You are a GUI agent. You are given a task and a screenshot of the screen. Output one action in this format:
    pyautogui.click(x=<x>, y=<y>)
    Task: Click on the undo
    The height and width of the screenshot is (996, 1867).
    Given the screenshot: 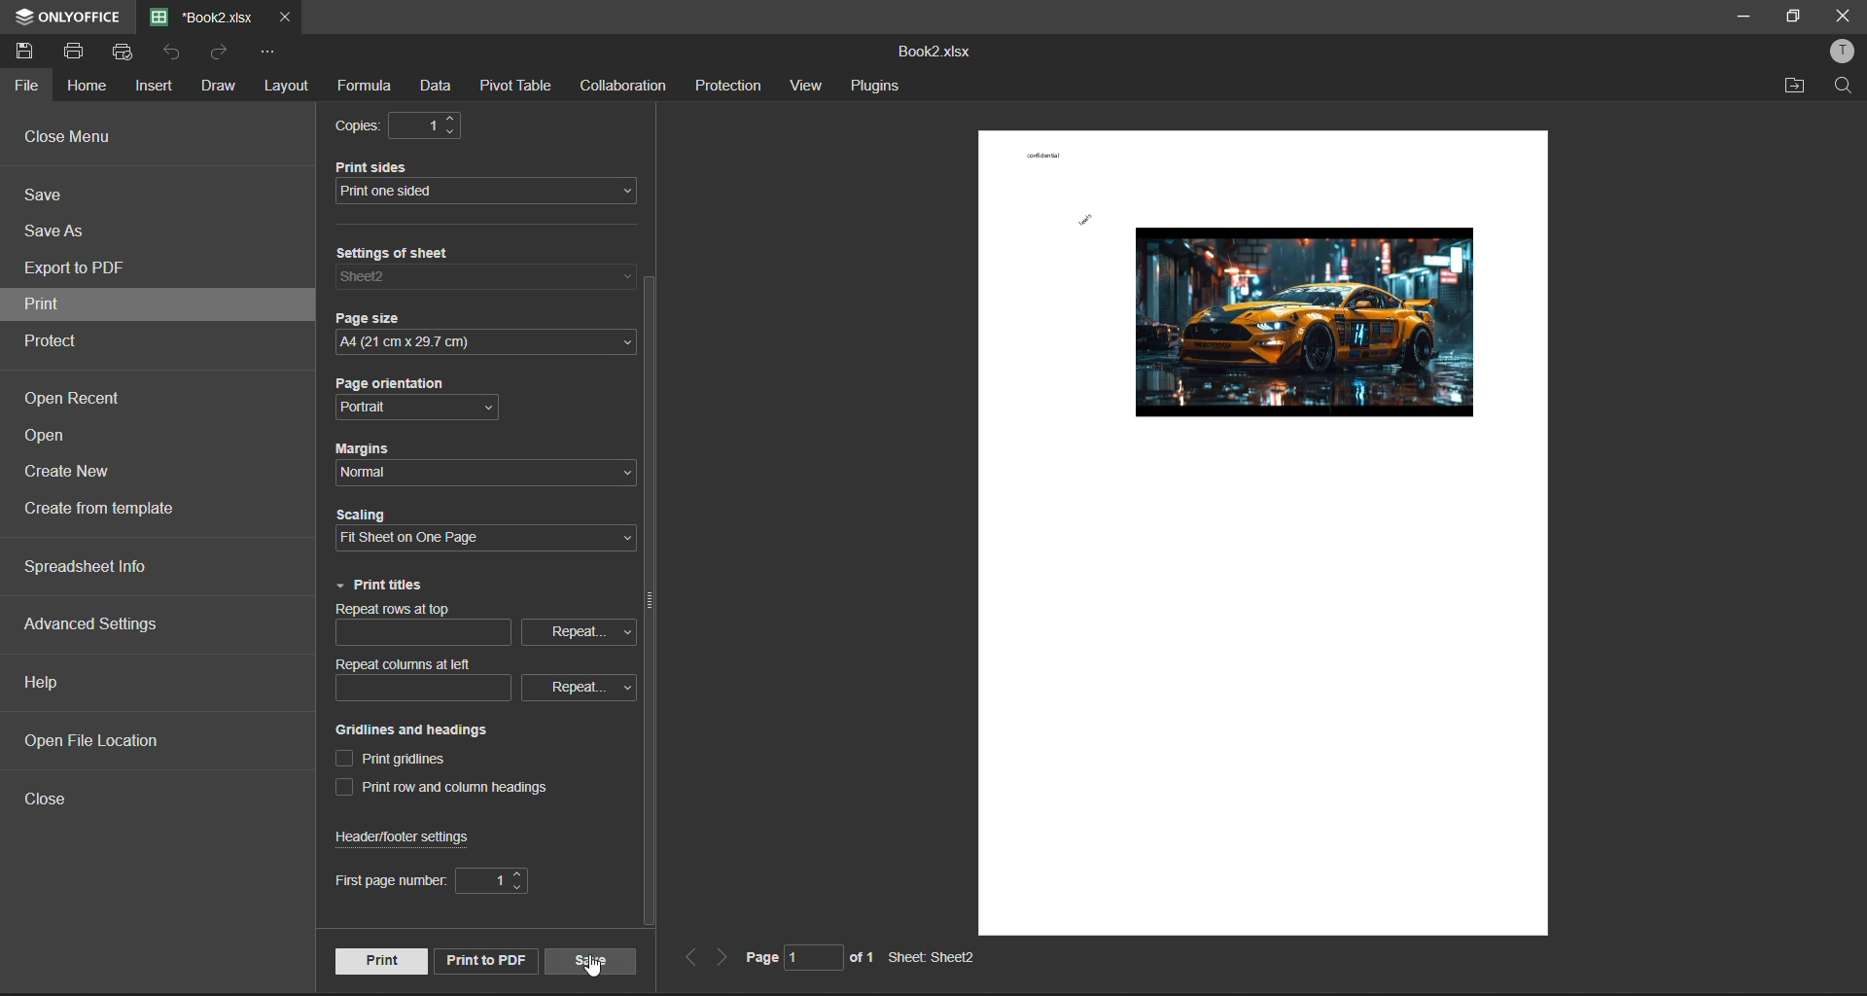 What is the action you would take?
    pyautogui.click(x=179, y=55)
    